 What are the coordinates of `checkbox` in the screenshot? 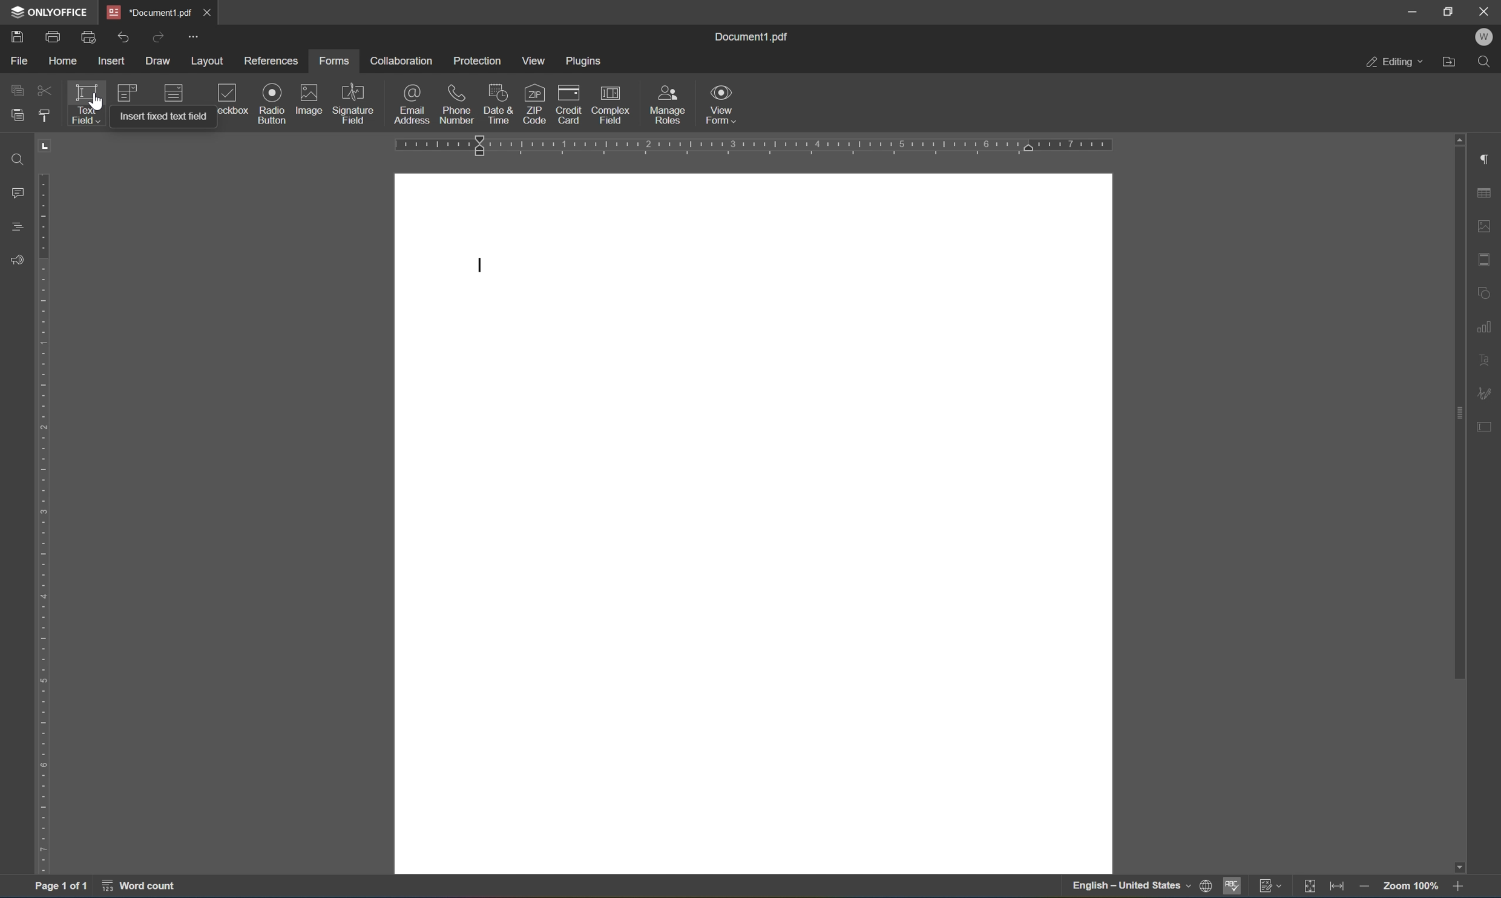 It's located at (229, 98).